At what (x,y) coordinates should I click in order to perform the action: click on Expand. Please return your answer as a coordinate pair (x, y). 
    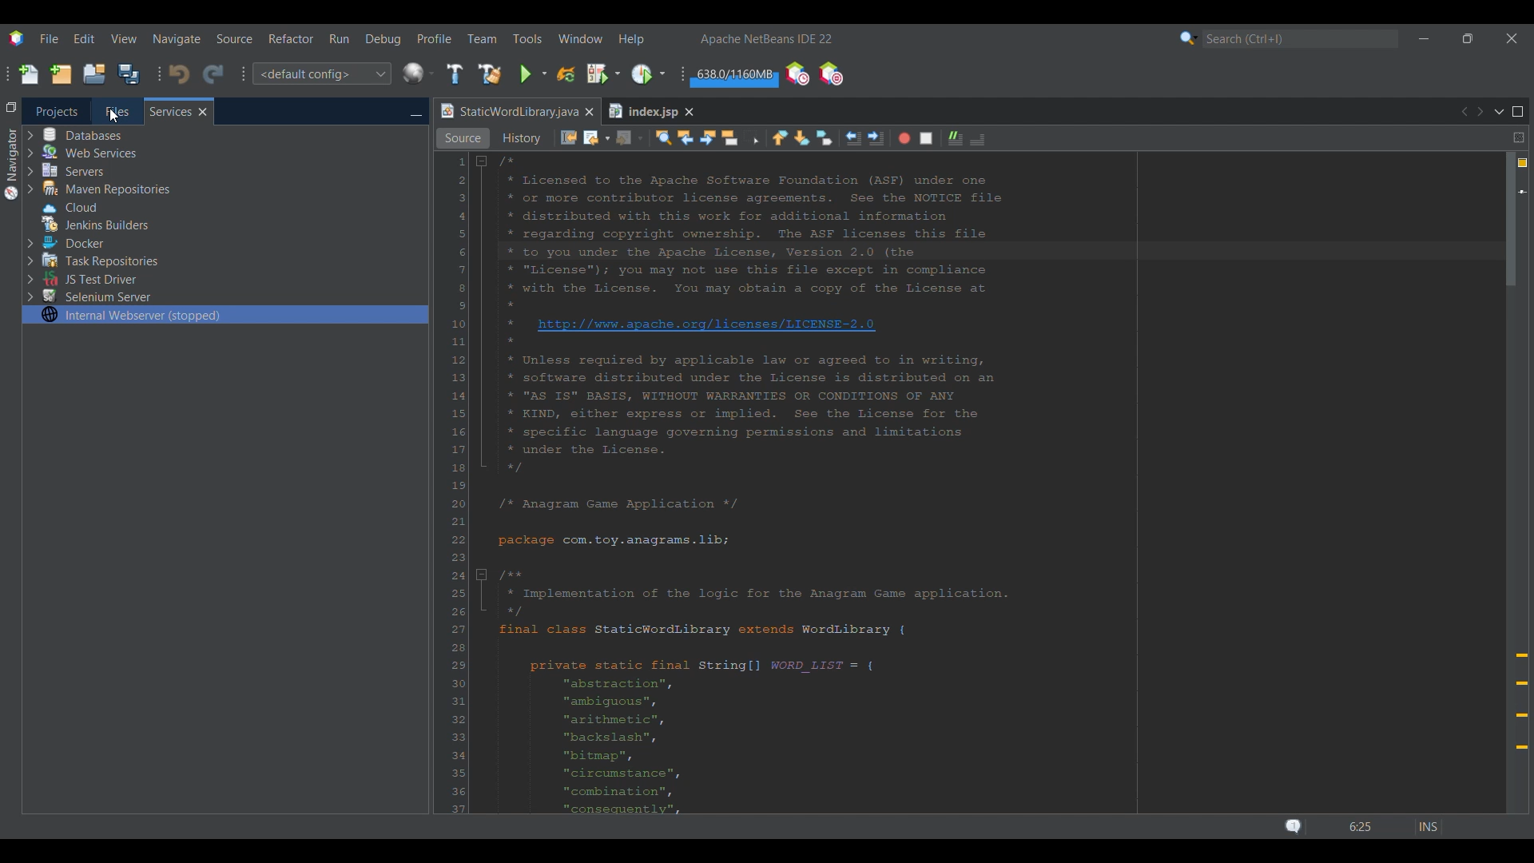
    Looking at the image, I should click on (30, 217).